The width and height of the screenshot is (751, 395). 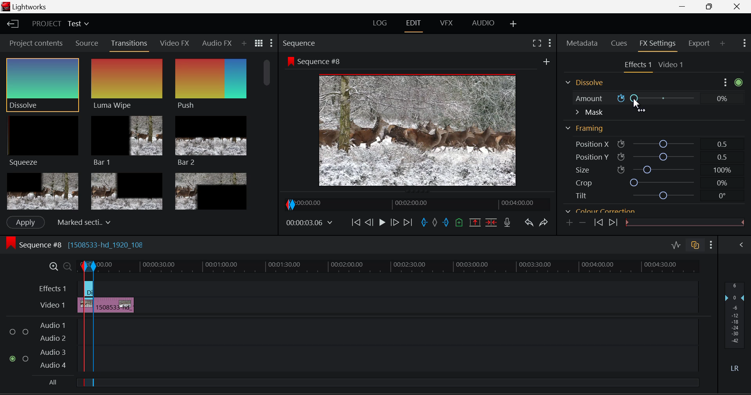 I want to click on Show Settings, so click(x=745, y=43).